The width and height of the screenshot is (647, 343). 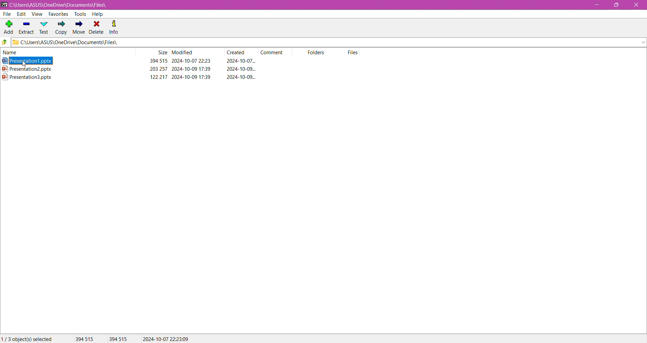 What do you see at coordinates (84, 339) in the screenshot?
I see `394515` at bounding box center [84, 339].